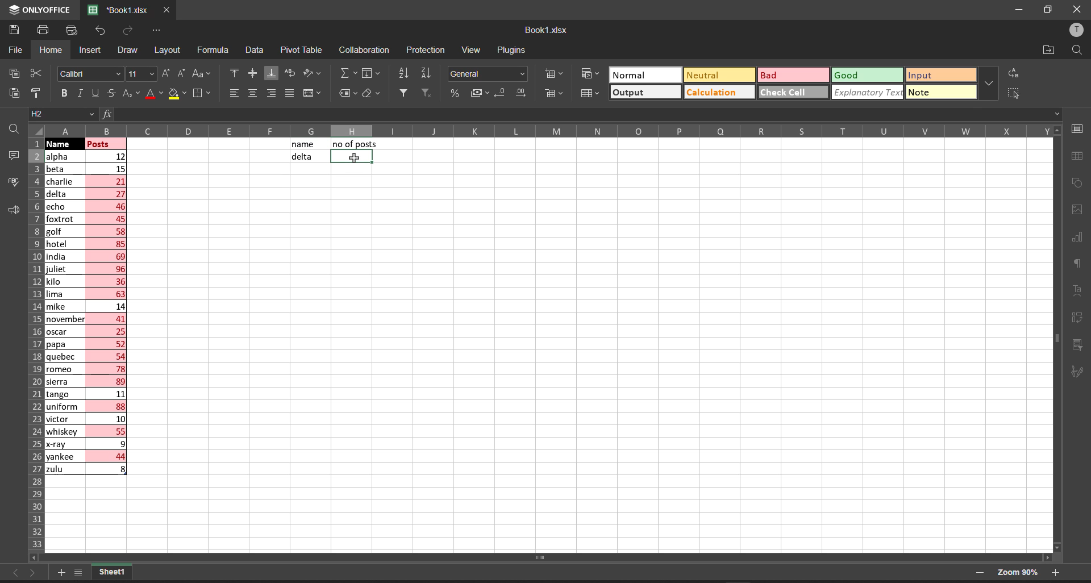 This screenshot has width=1091, height=583. Describe the element at coordinates (354, 157) in the screenshot. I see `cursor` at that location.